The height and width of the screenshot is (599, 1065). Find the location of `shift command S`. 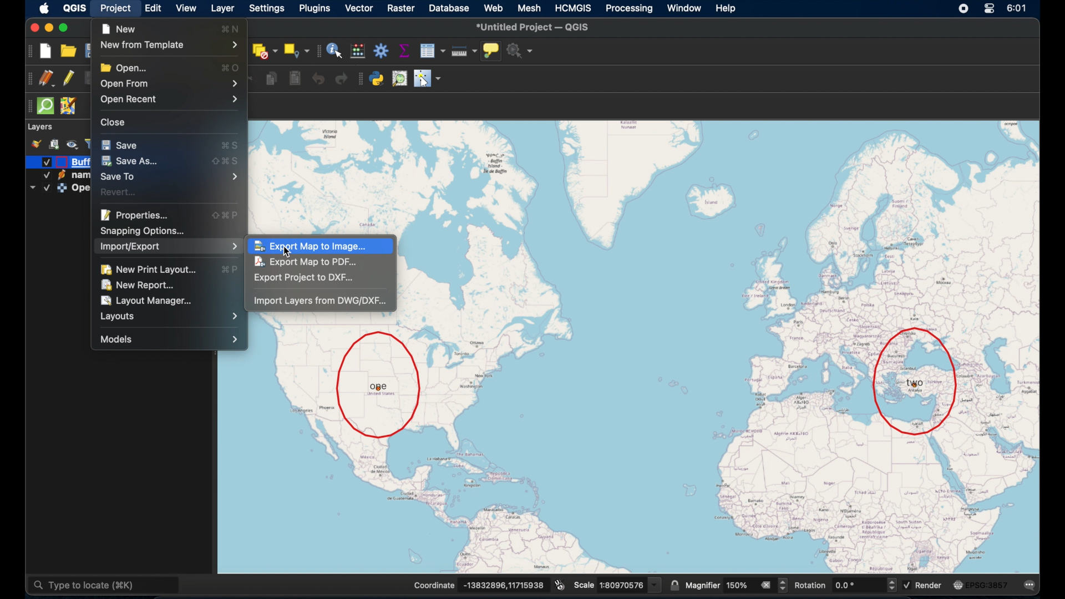

shift command S is located at coordinates (225, 161).